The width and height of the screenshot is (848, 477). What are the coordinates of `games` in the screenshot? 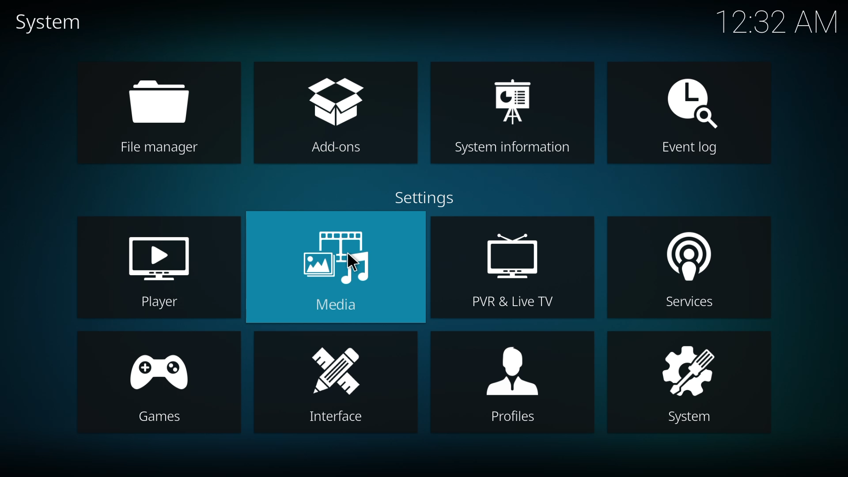 It's located at (160, 382).